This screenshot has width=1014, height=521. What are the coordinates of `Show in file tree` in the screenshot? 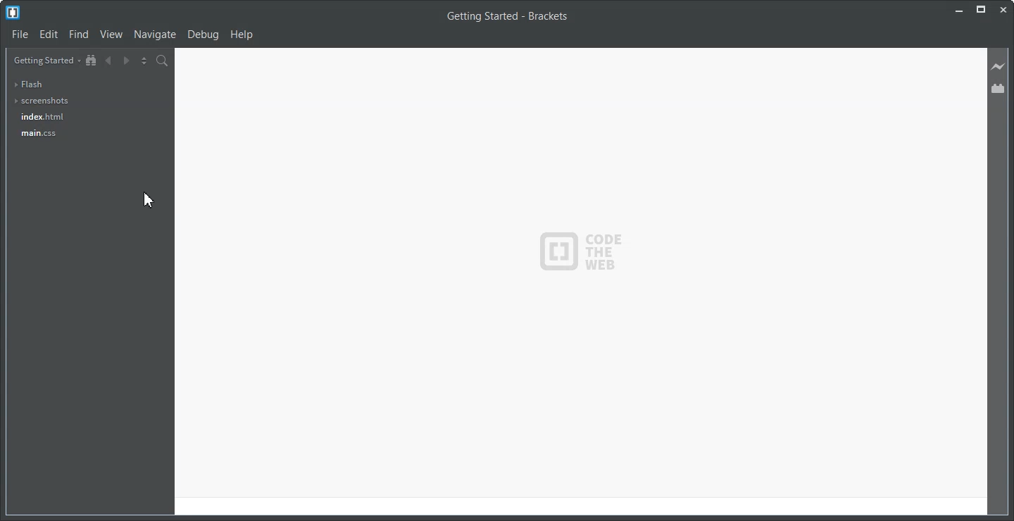 It's located at (92, 61).